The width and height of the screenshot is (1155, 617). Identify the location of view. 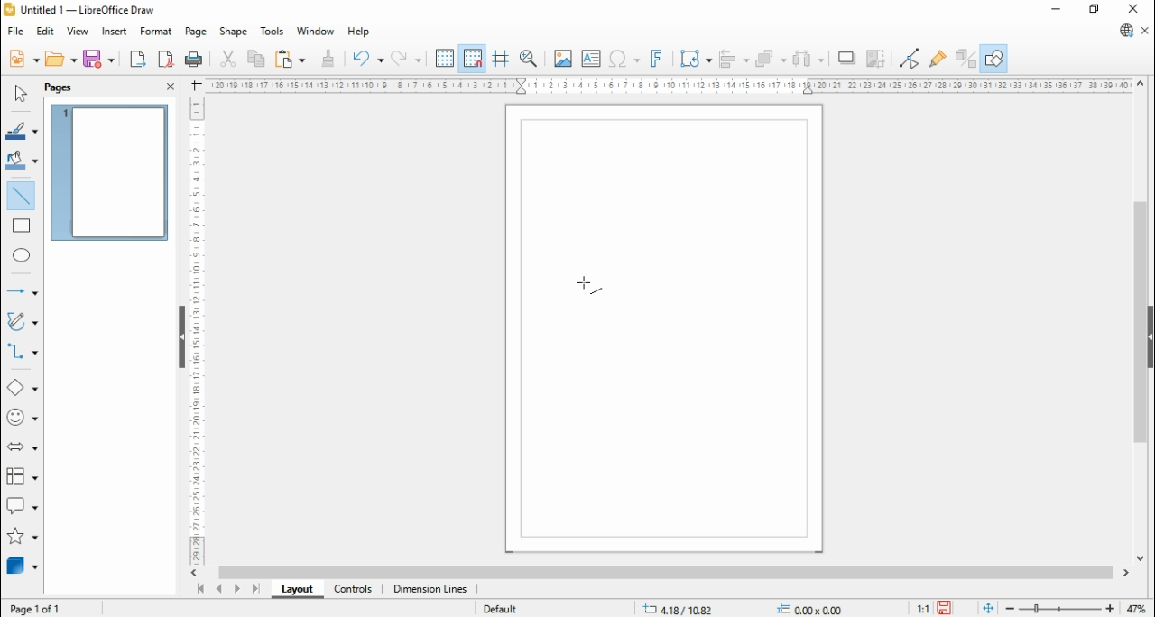
(78, 32).